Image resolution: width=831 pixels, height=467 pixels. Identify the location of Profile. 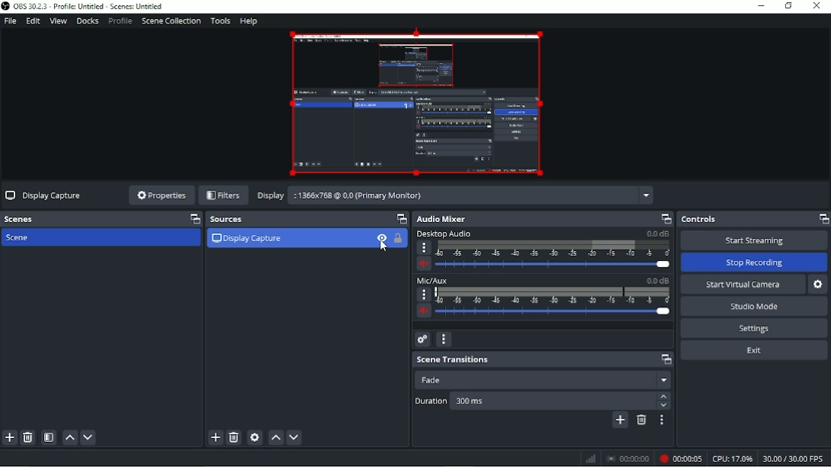
(119, 22).